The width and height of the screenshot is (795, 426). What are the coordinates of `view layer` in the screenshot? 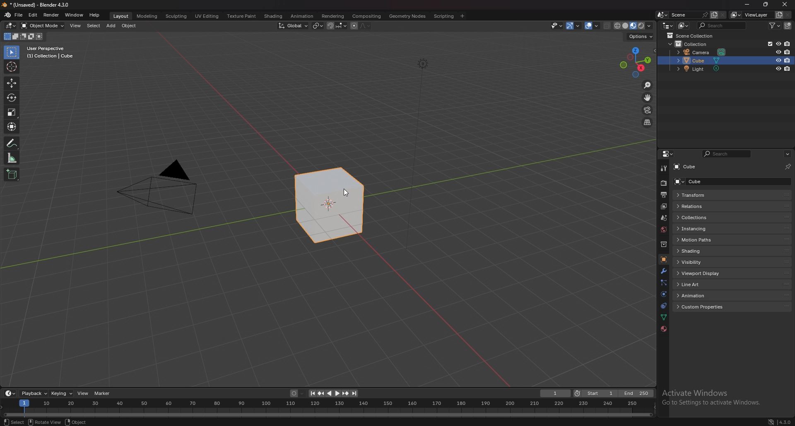 It's located at (663, 206).